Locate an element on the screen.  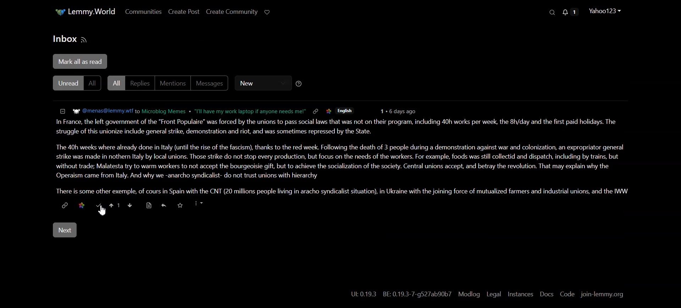
Cursor is located at coordinates (103, 212).